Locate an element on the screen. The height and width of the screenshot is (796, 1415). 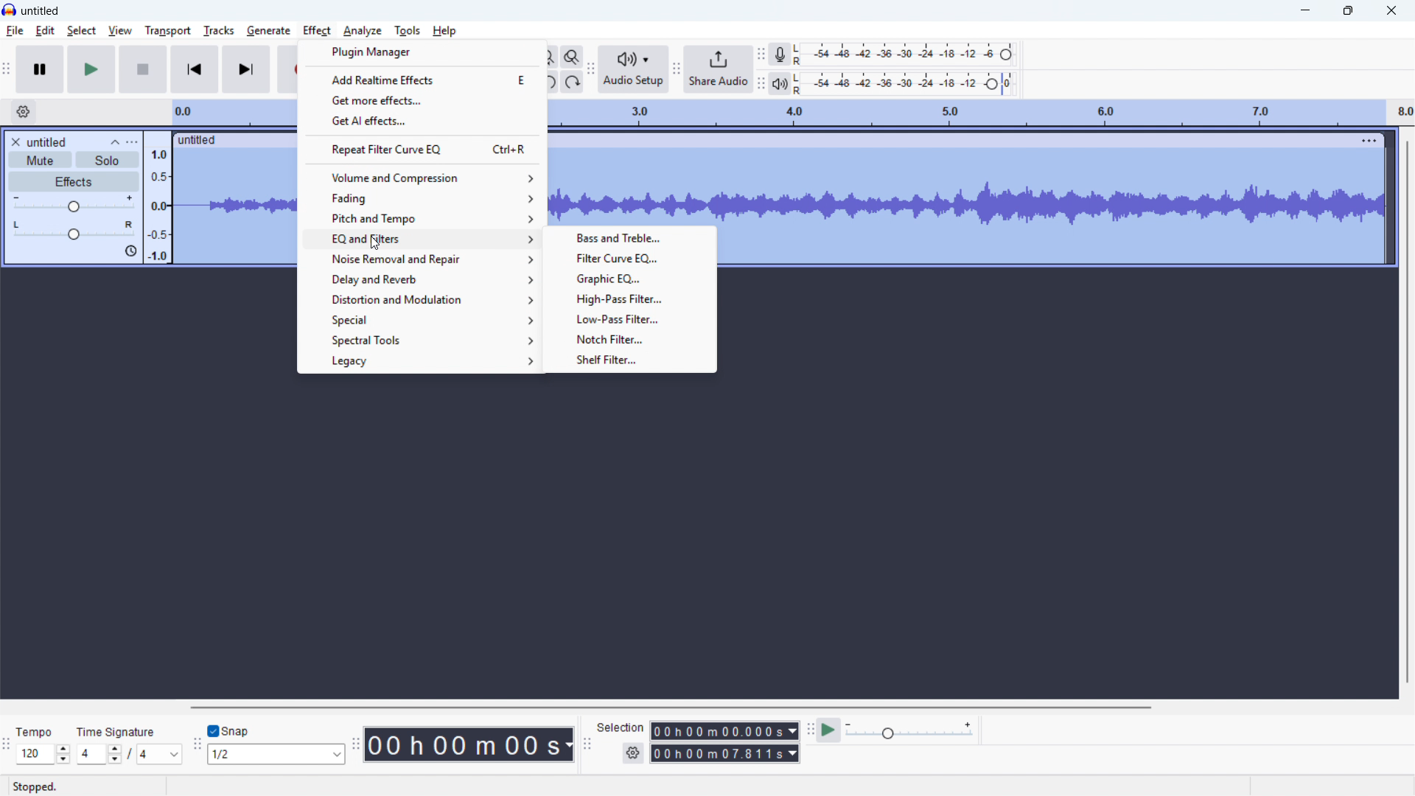
track control panel menu is located at coordinates (132, 142).